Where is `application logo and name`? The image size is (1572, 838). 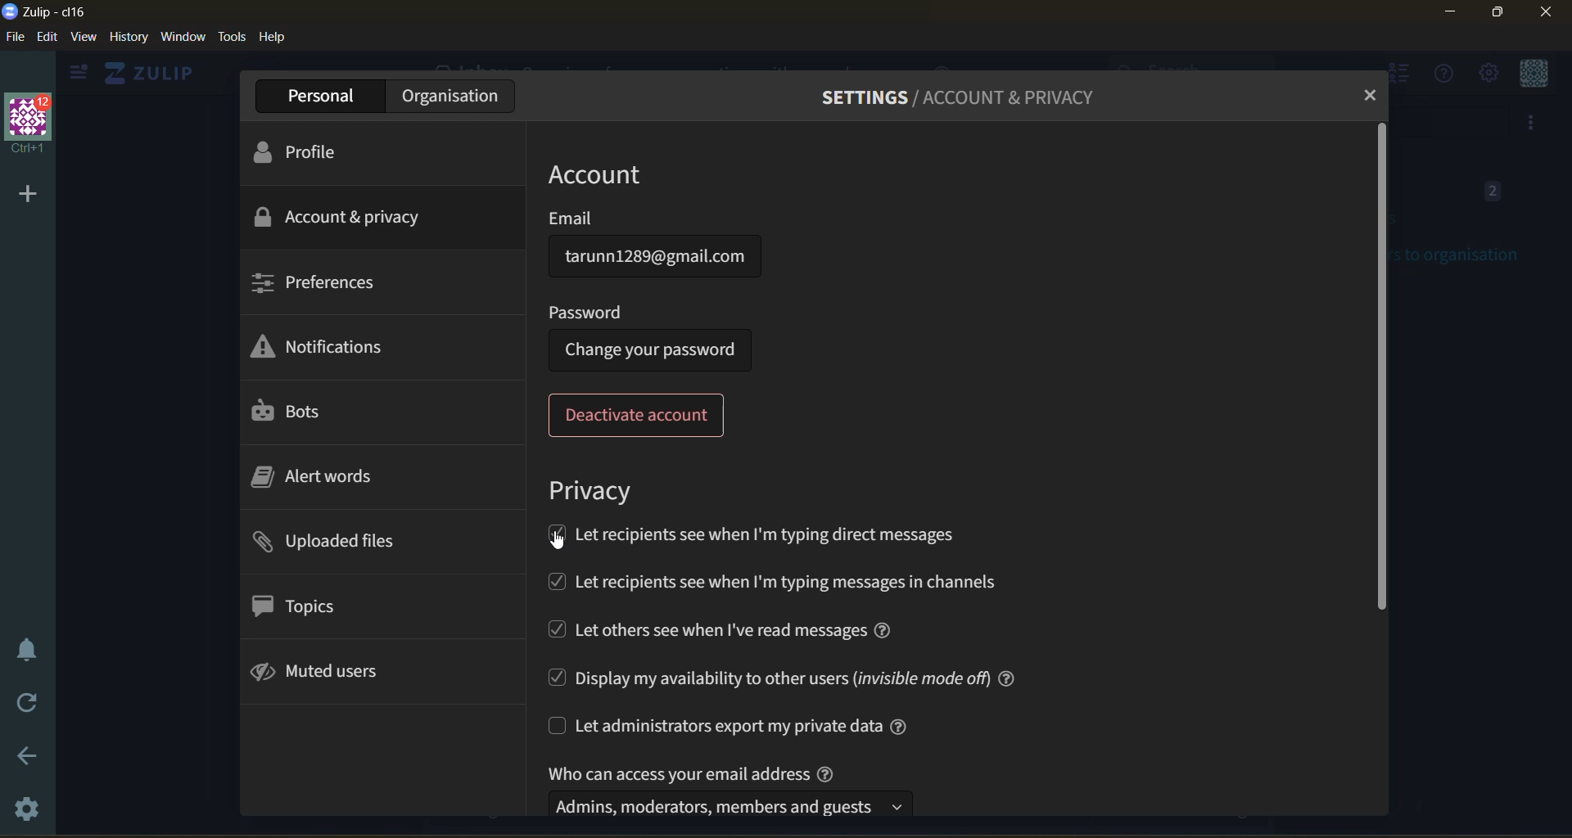
application logo and name is located at coordinates (49, 11).